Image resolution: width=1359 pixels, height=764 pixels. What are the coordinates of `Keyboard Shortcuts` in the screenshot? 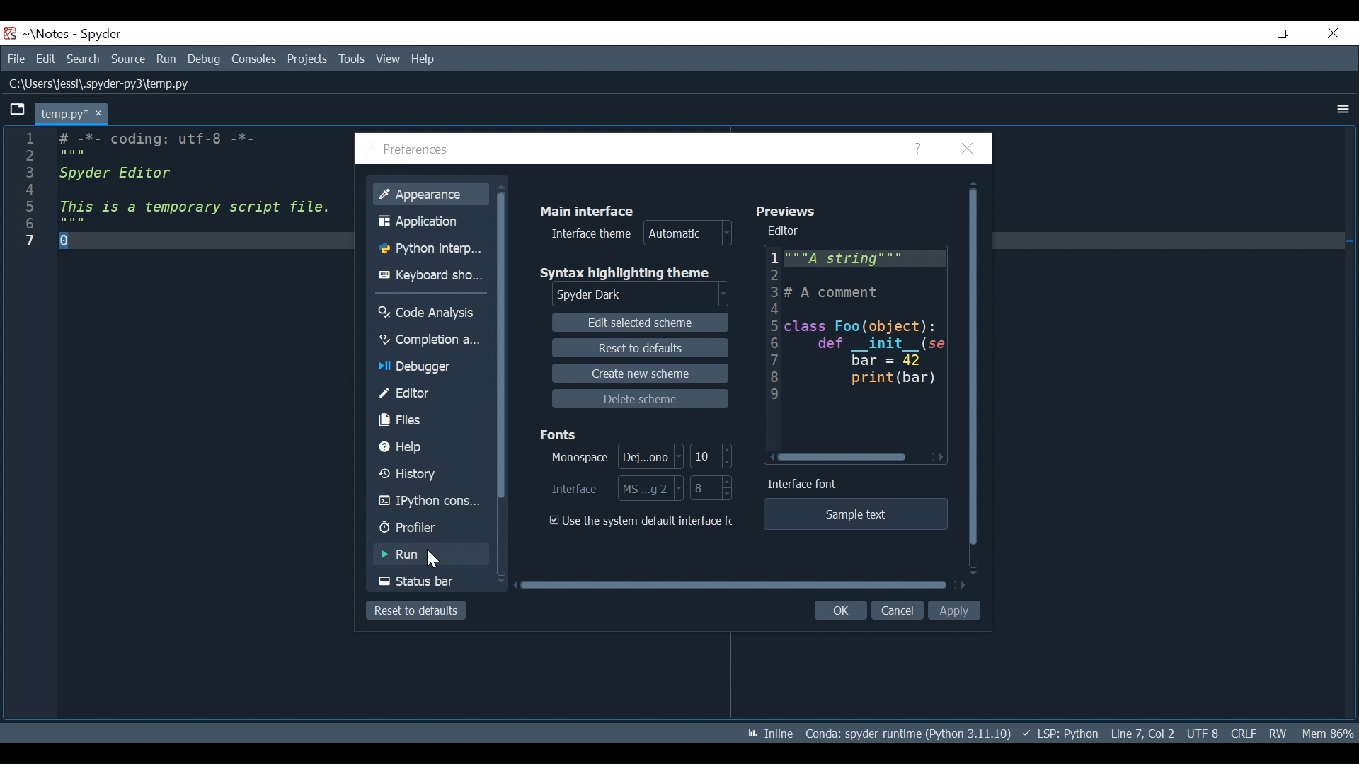 It's located at (428, 275).